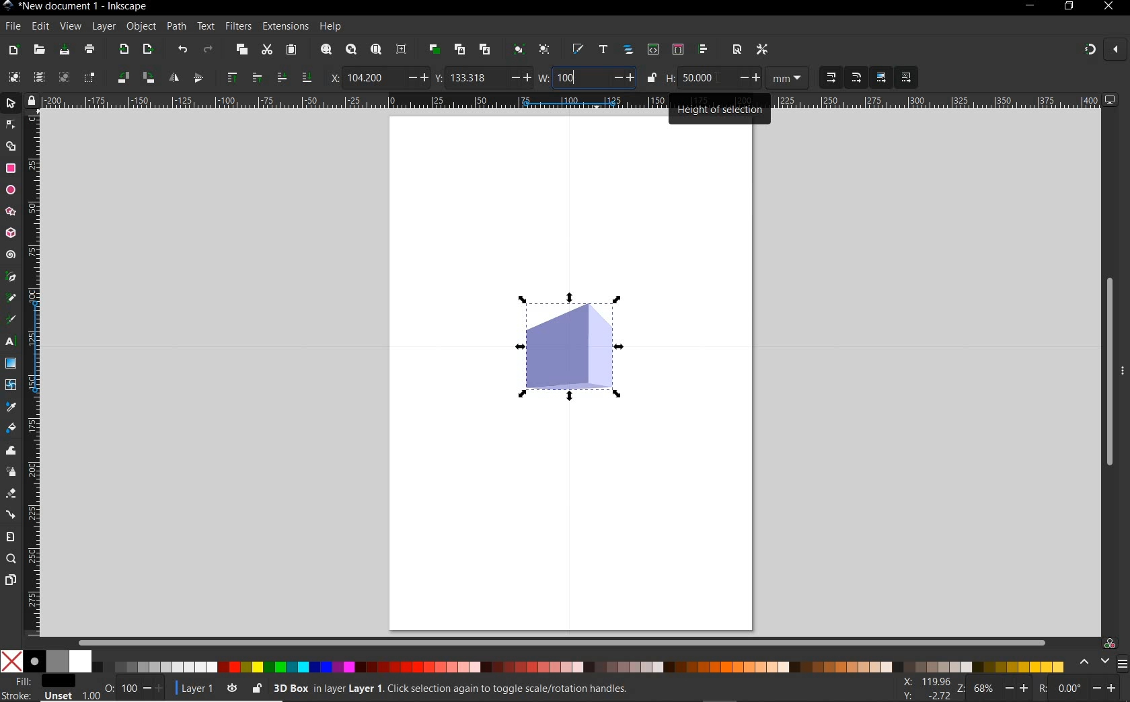 This screenshot has height=702, width=1130. I want to click on spray tool, so click(12, 471).